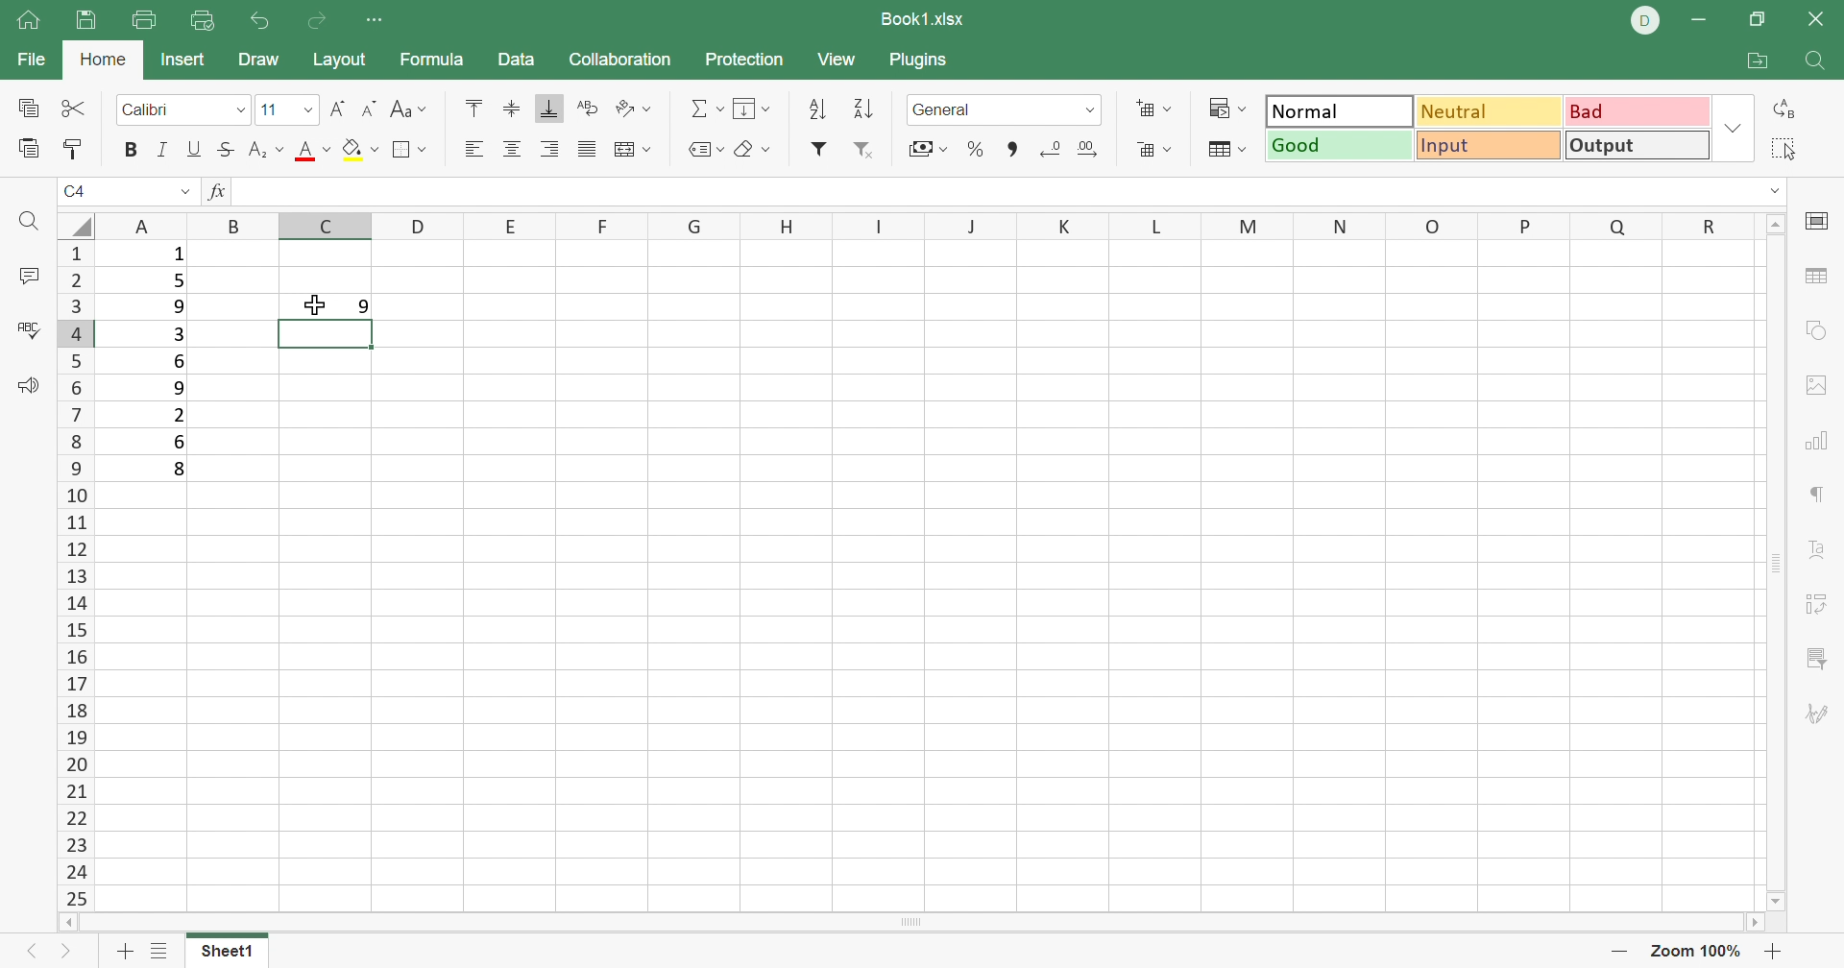 The height and width of the screenshot is (968, 1844). What do you see at coordinates (1816, 276) in the screenshot?
I see `Table settings` at bounding box center [1816, 276].